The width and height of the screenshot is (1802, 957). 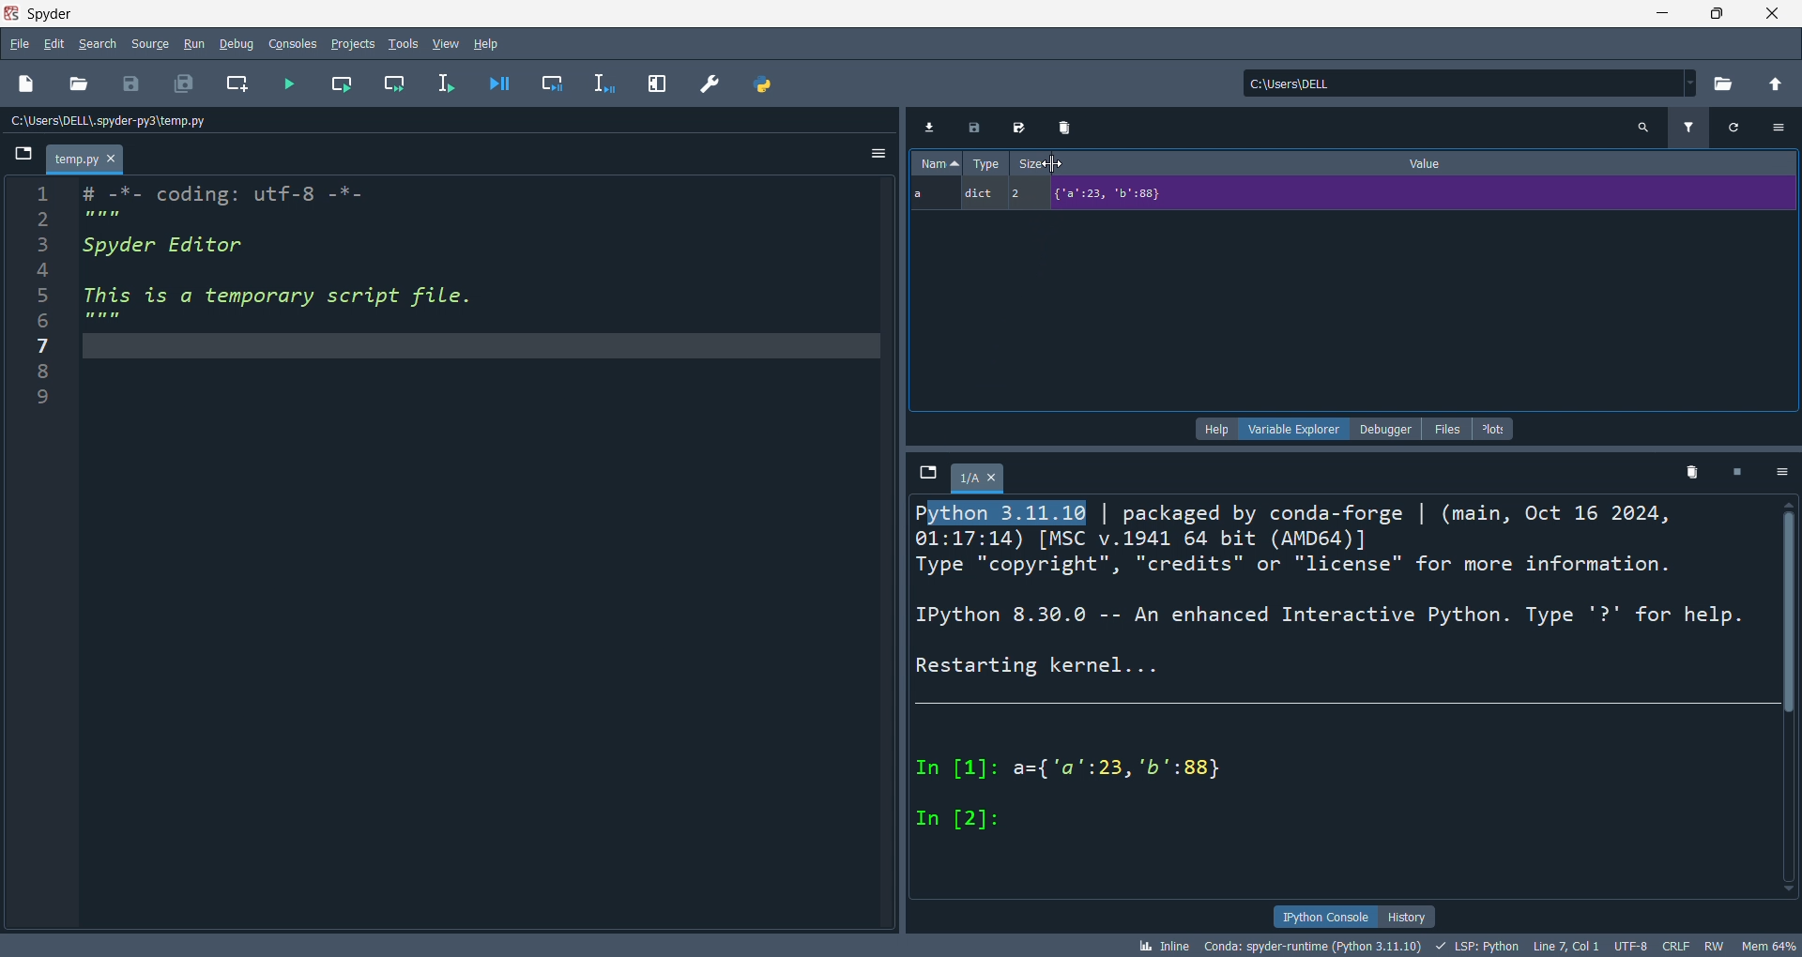 What do you see at coordinates (82, 159) in the screenshot?
I see `tab` at bounding box center [82, 159].